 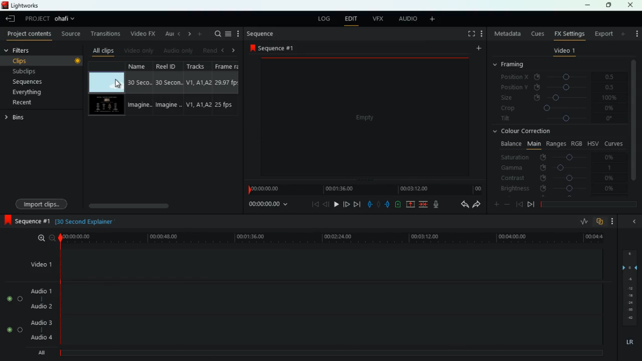 What do you see at coordinates (558, 189) in the screenshot?
I see `brightness` at bounding box center [558, 189].